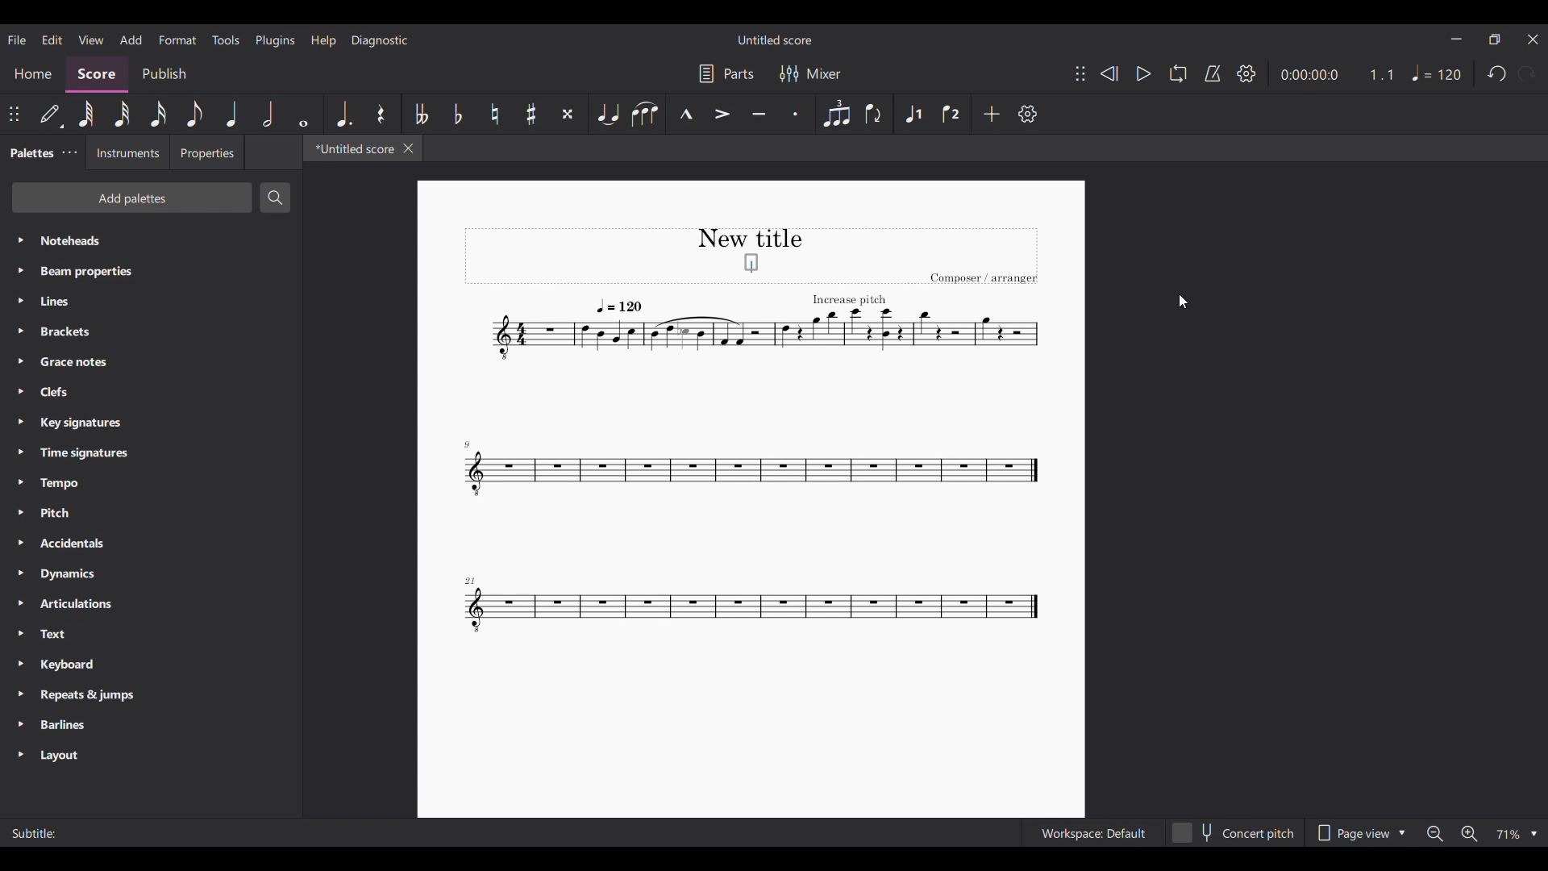  I want to click on Tempo, so click(1436, 73).